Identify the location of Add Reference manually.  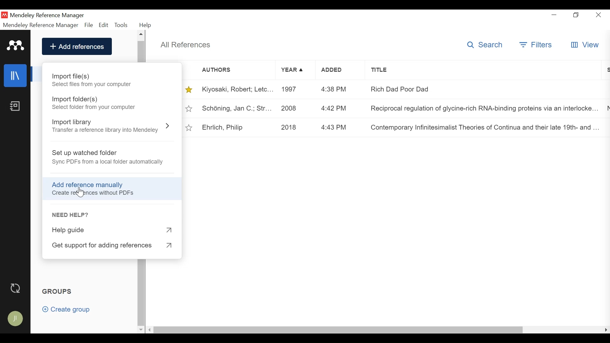
(91, 184).